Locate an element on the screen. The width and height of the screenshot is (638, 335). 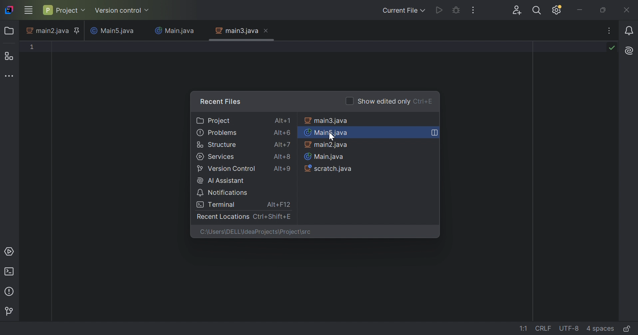
Recent Actions is located at coordinates (223, 217).